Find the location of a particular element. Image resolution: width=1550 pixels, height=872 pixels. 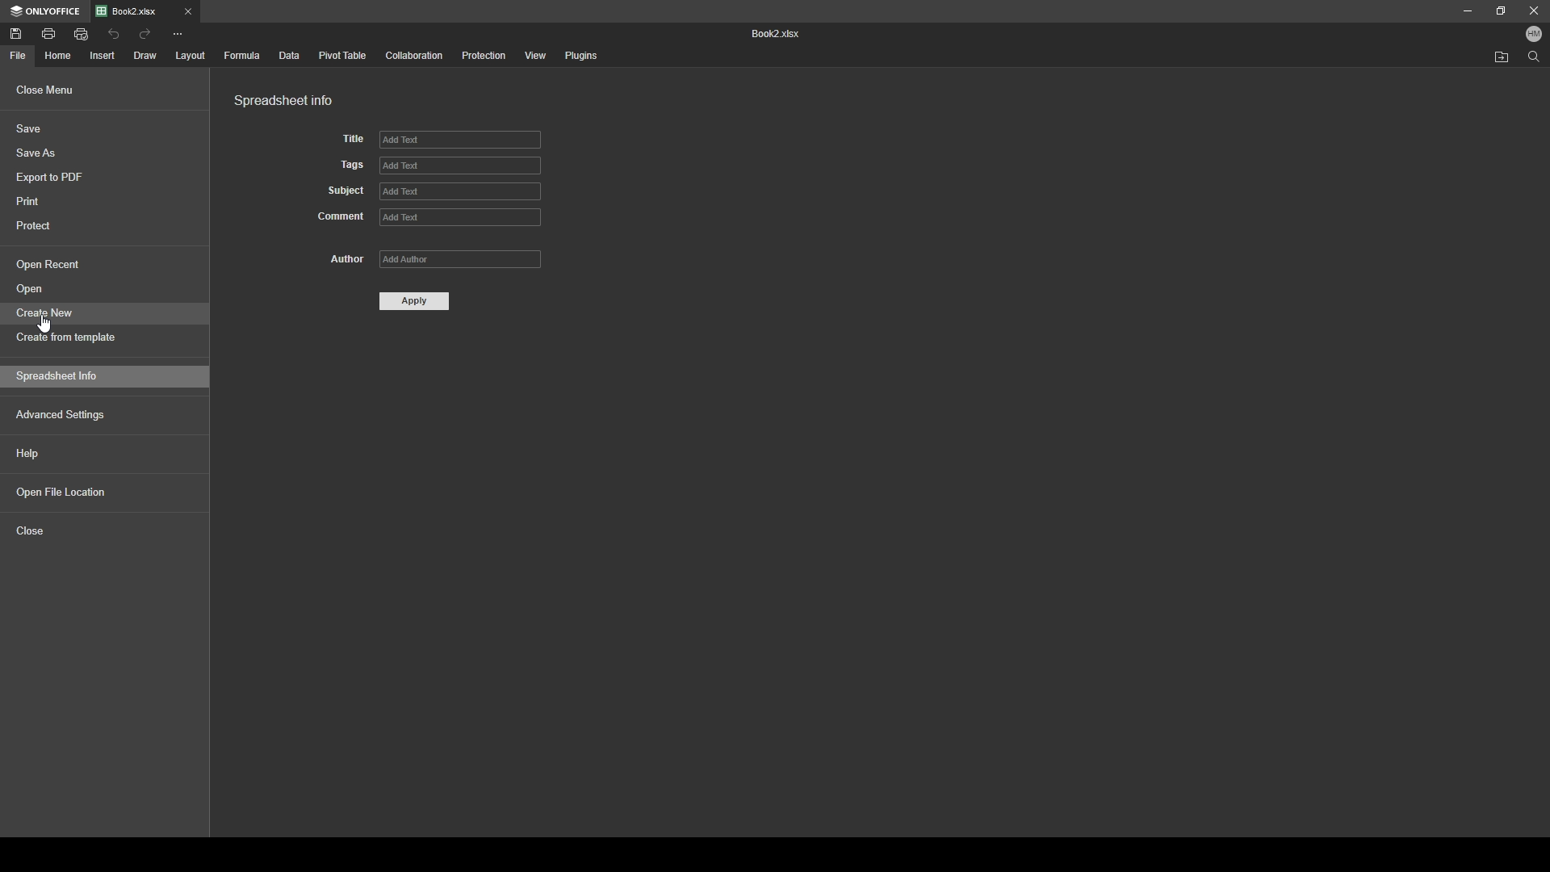

protection is located at coordinates (484, 55).